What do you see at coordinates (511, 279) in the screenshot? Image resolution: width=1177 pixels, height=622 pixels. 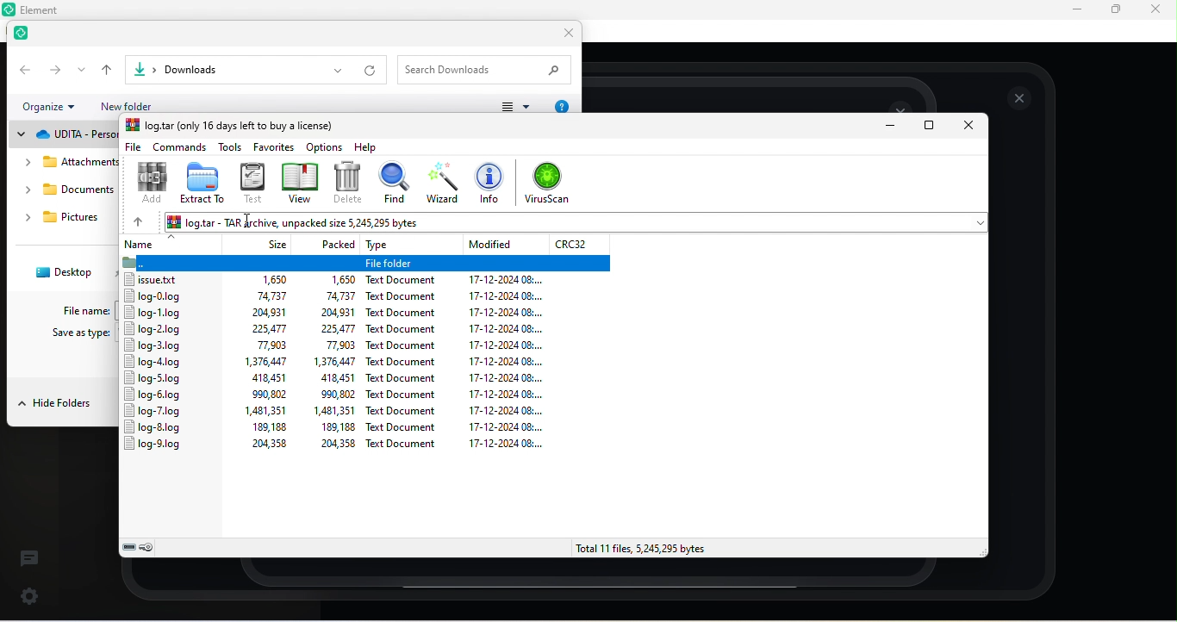 I see `17-12-2024 08:...` at bounding box center [511, 279].